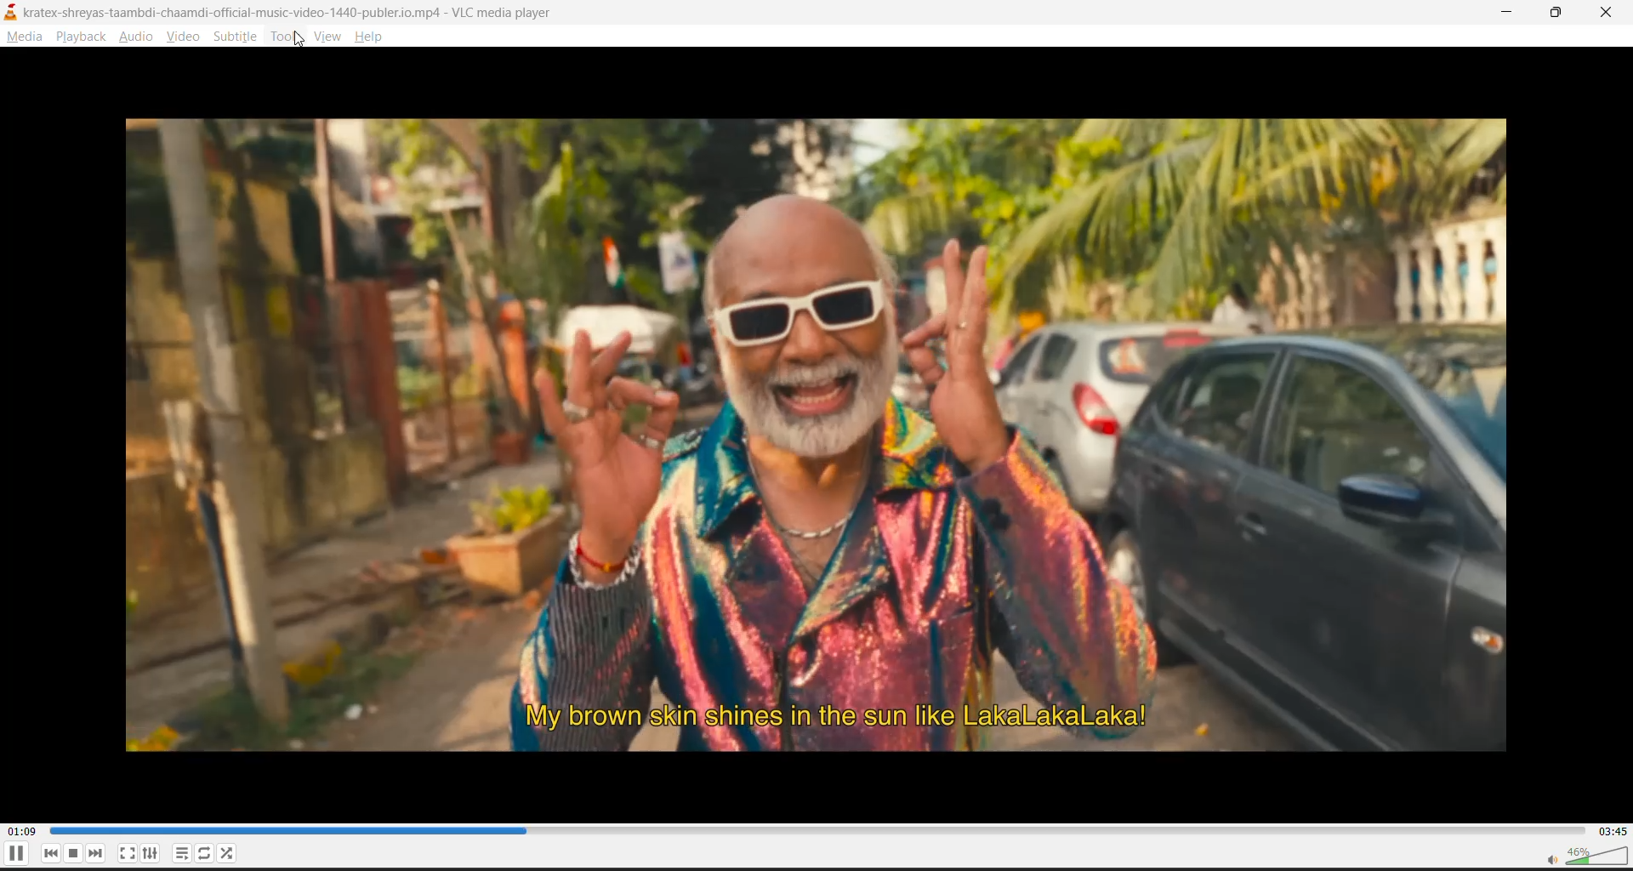 Image resolution: width=1633 pixels, height=871 pixels. Describe the element at coordinates (81, 37) in the screenshot. I see `playback` at that location.